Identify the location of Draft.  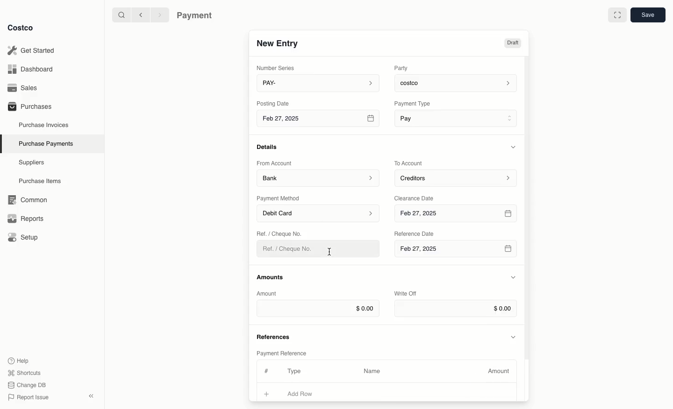
(512, 43).